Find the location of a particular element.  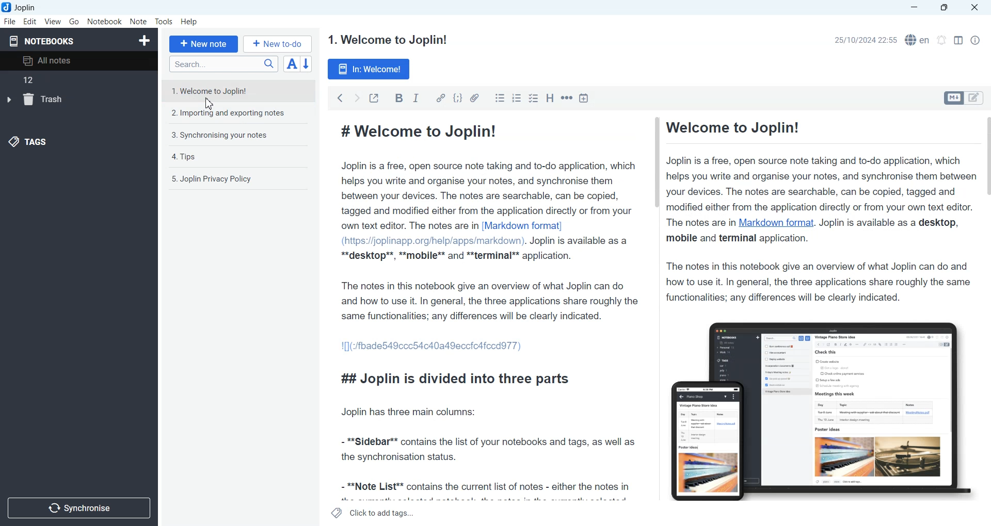

3. Synchronising your notes is located at coordinates (219, 136).